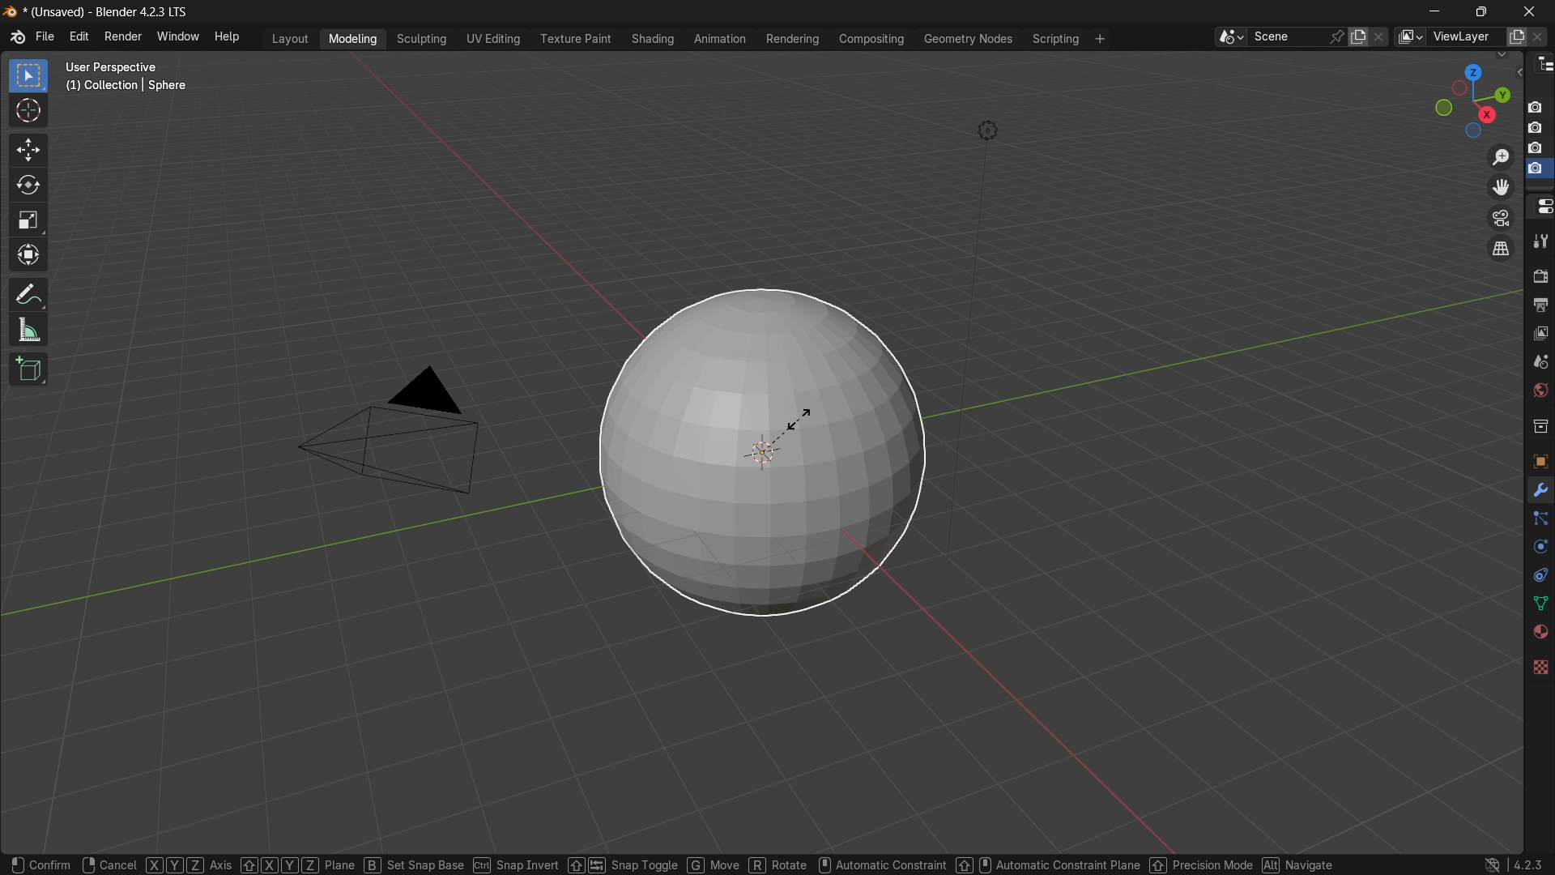 The width and height of the screenshot is (1555, 875). I want to click on modeling menu, so click(353, 40).